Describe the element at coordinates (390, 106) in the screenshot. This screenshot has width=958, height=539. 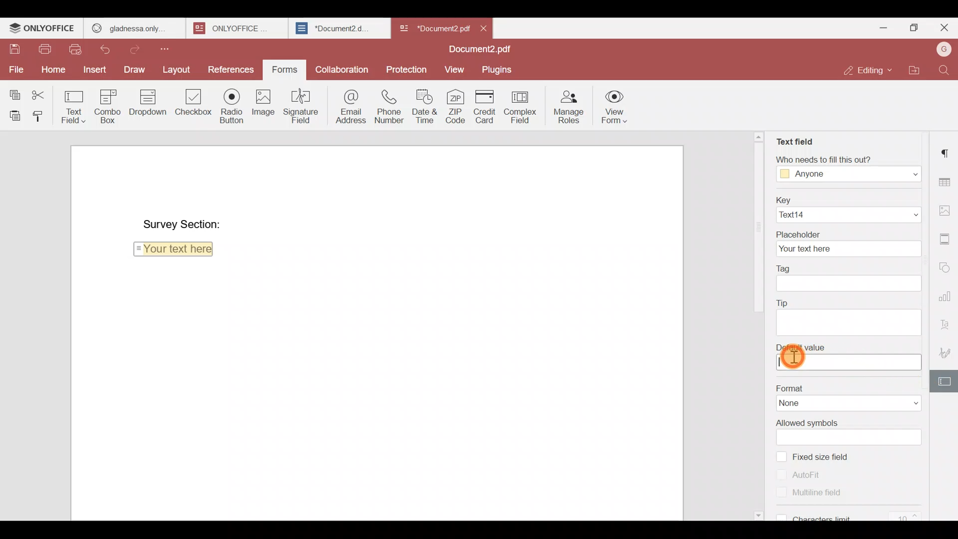
I see `Phone number` at that location.